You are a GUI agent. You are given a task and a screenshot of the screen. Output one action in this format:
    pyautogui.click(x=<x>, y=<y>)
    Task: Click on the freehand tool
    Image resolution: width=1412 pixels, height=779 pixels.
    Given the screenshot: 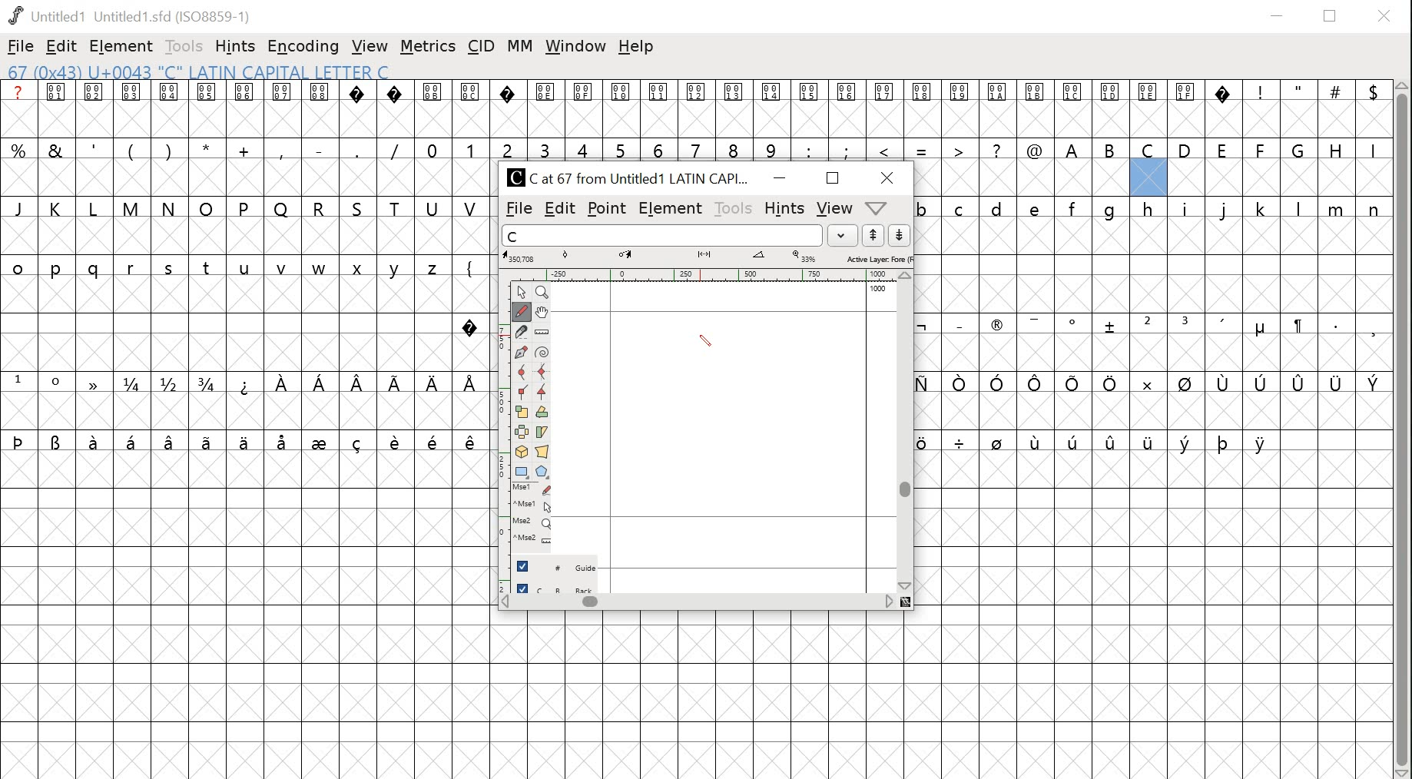 What is the action you would take?
    pyautogui.click(x=525, y=311)
    